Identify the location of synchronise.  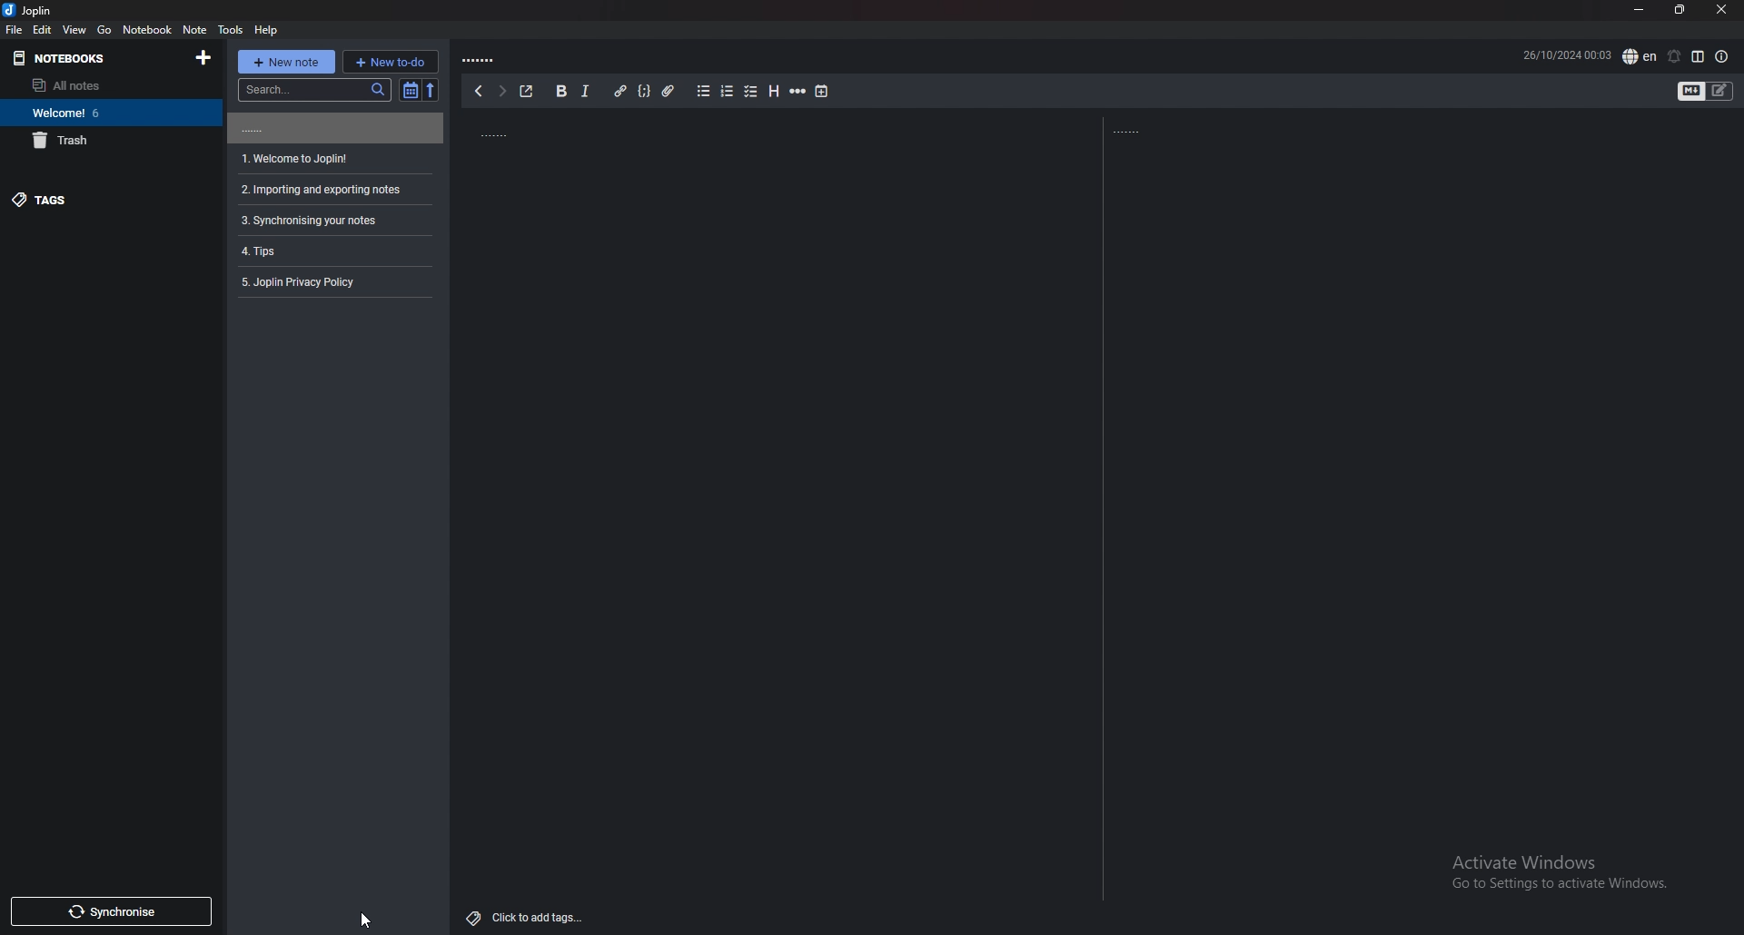
(112, 912).